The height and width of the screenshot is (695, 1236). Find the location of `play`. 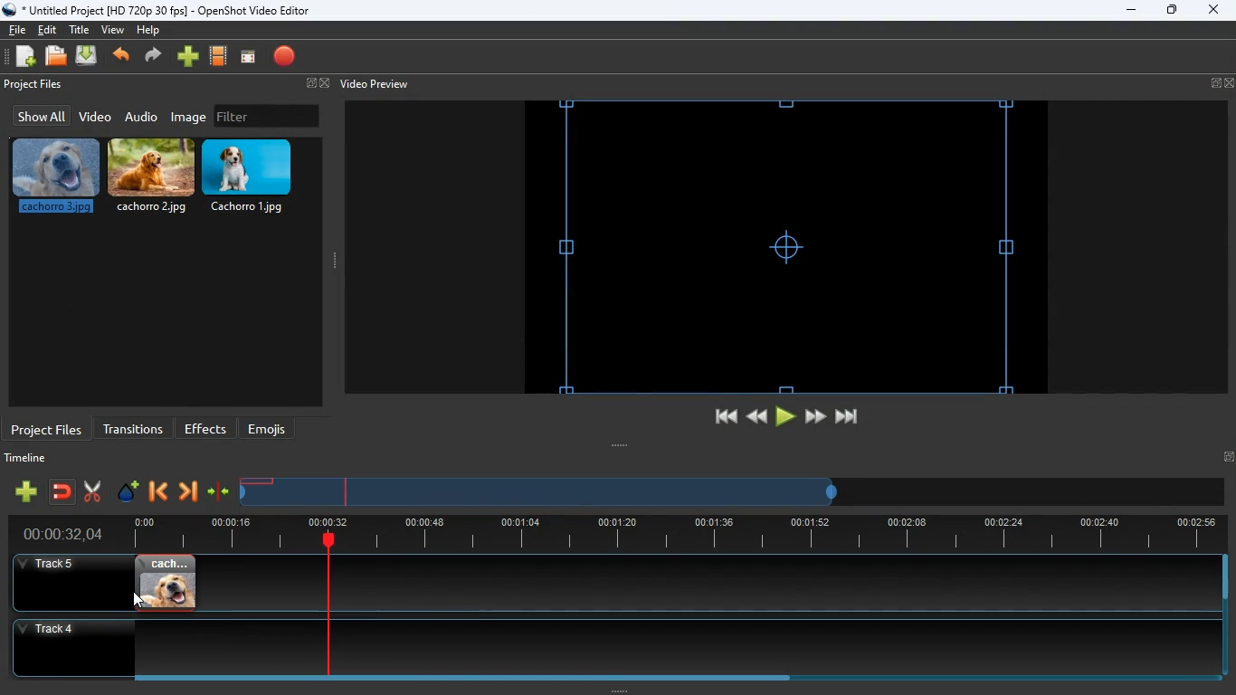

play is located at coordinates (785, 417).